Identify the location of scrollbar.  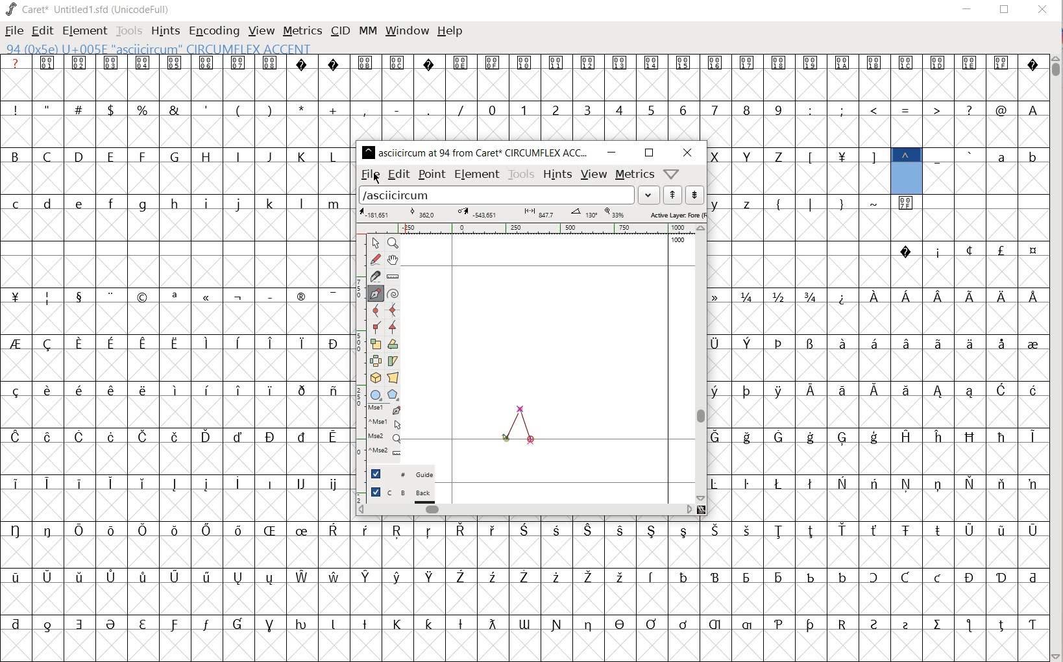
(524, 509).